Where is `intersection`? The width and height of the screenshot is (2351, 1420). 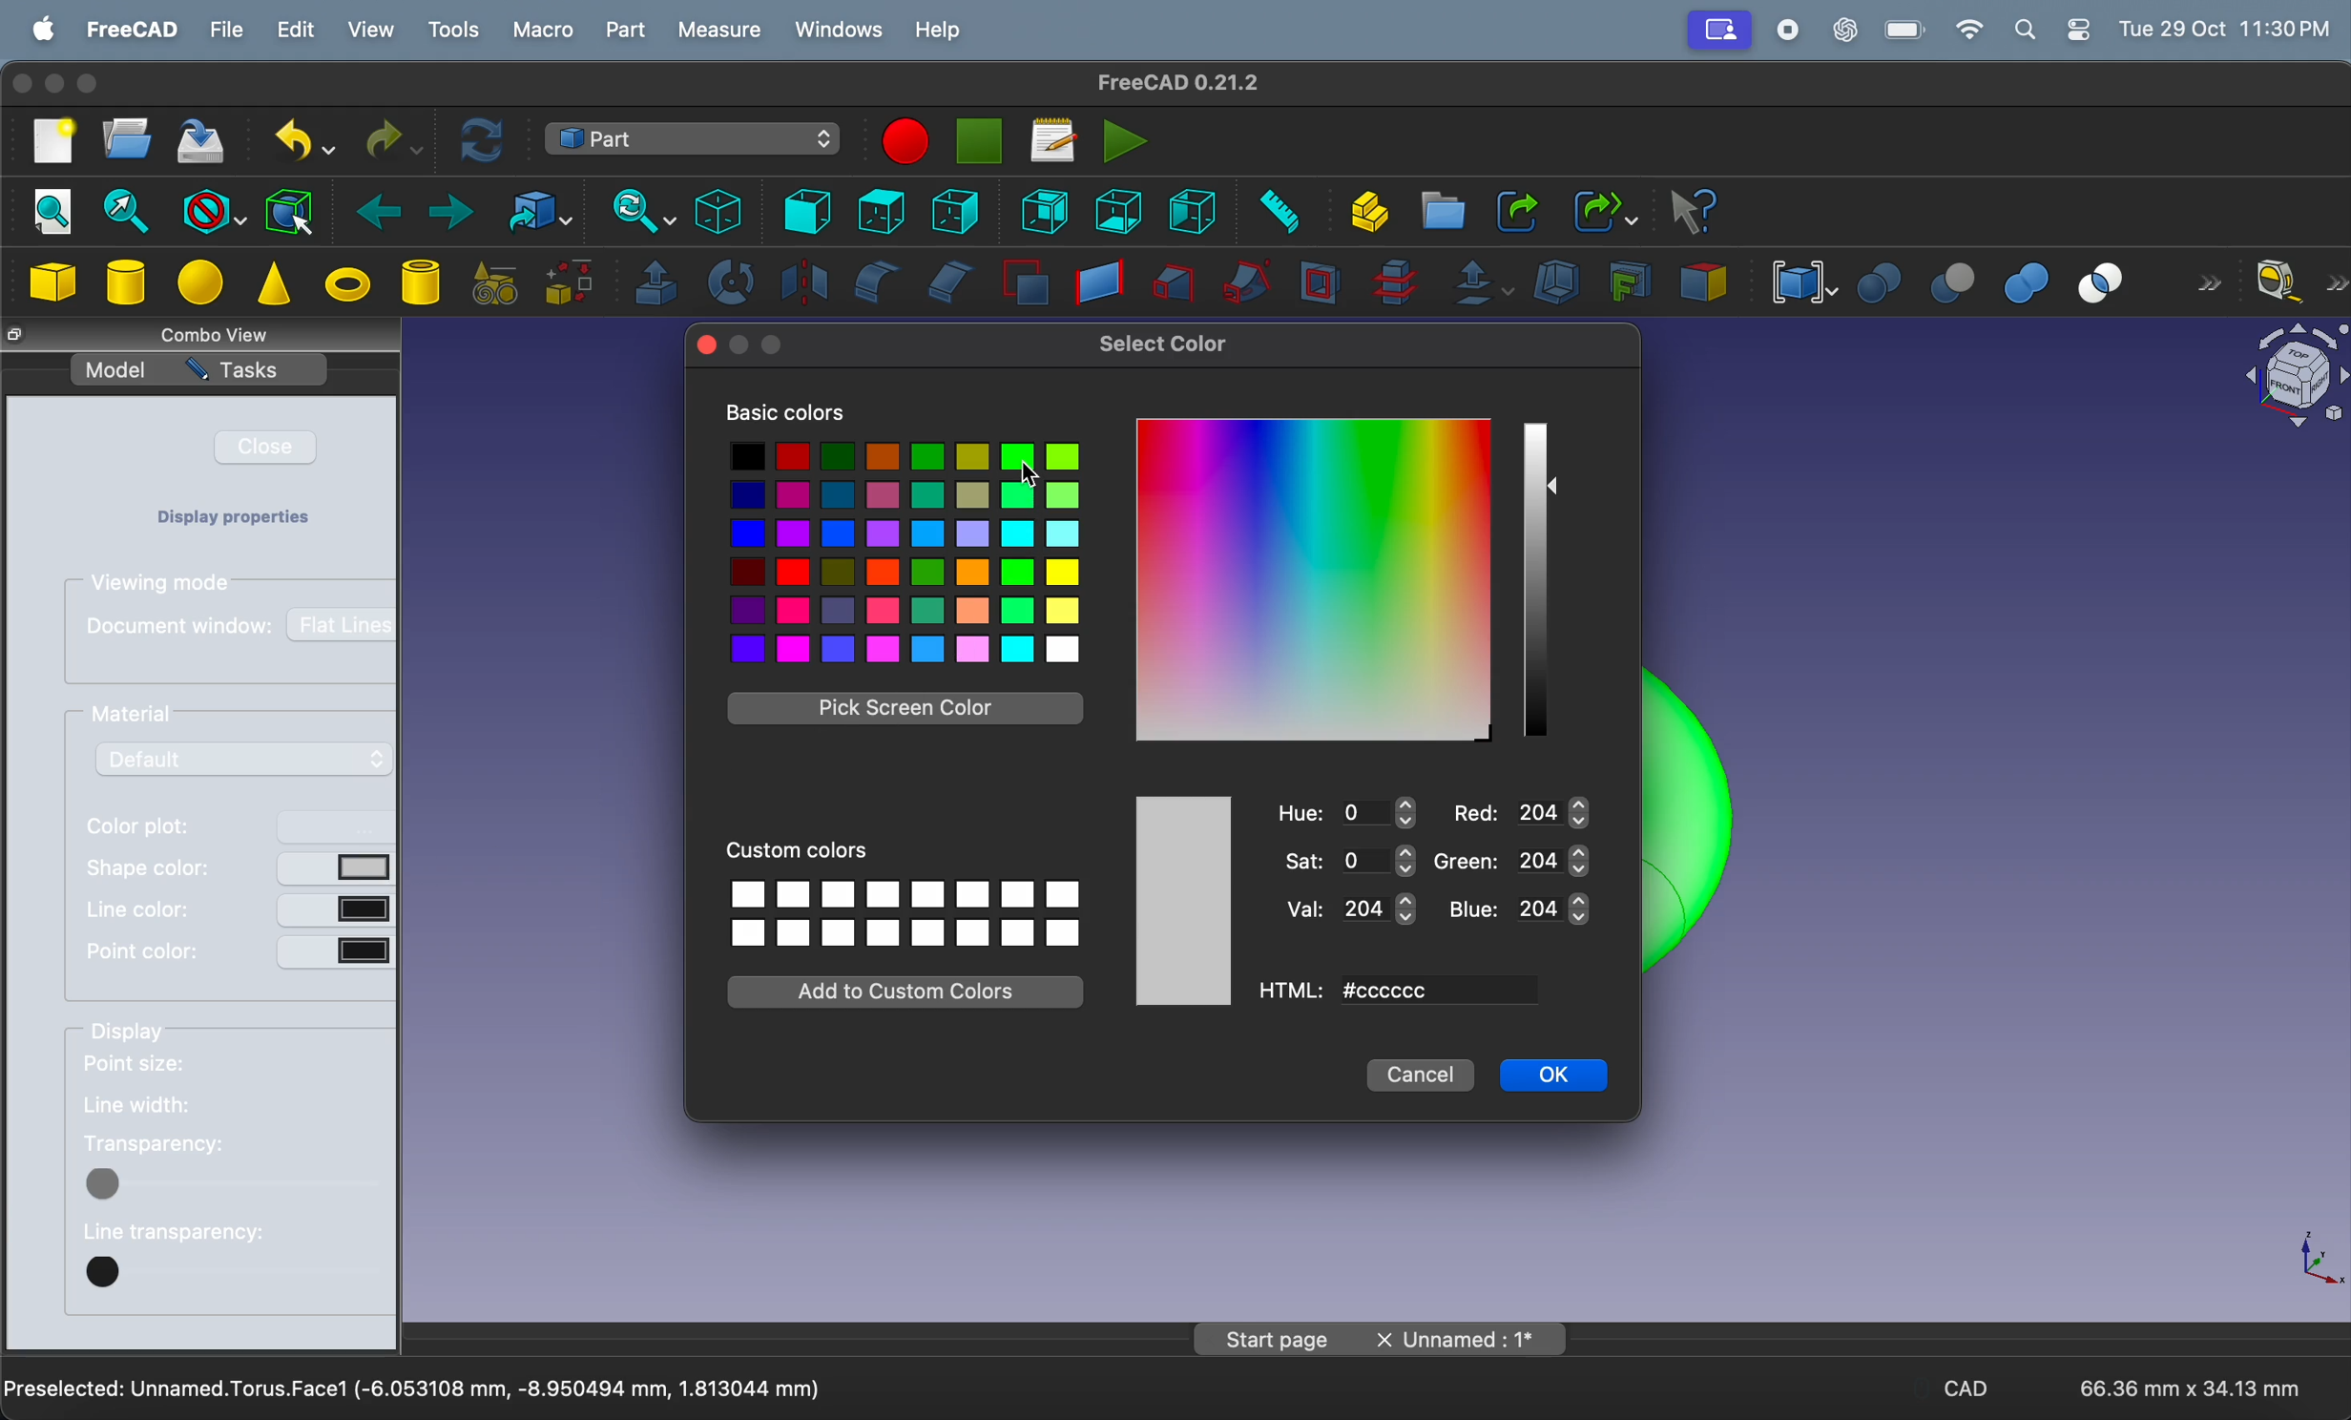 intersection is located at coordinates (2109, 281).